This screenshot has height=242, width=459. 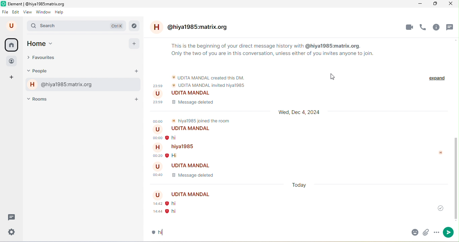 What do you see at coordinates (12, 26) in the screenshot?
I see `u` at bounding box center [12, 26].